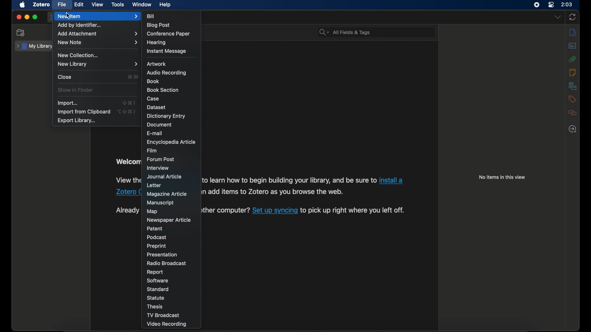 The width and height of the screenshot is (591, 332). What do you see at coordinates (19, 17) in the screenshot?
I see `close` at bounding box center [19, 17].